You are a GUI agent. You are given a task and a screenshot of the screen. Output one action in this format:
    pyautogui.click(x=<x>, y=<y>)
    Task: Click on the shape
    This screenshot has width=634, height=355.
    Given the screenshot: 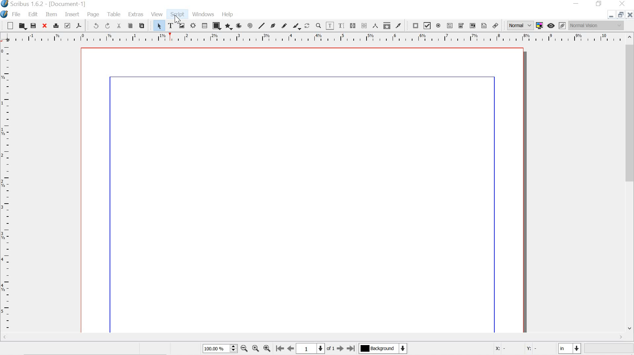 What is the action you would take?
    pyautogui.click(x=217, y=26)
    